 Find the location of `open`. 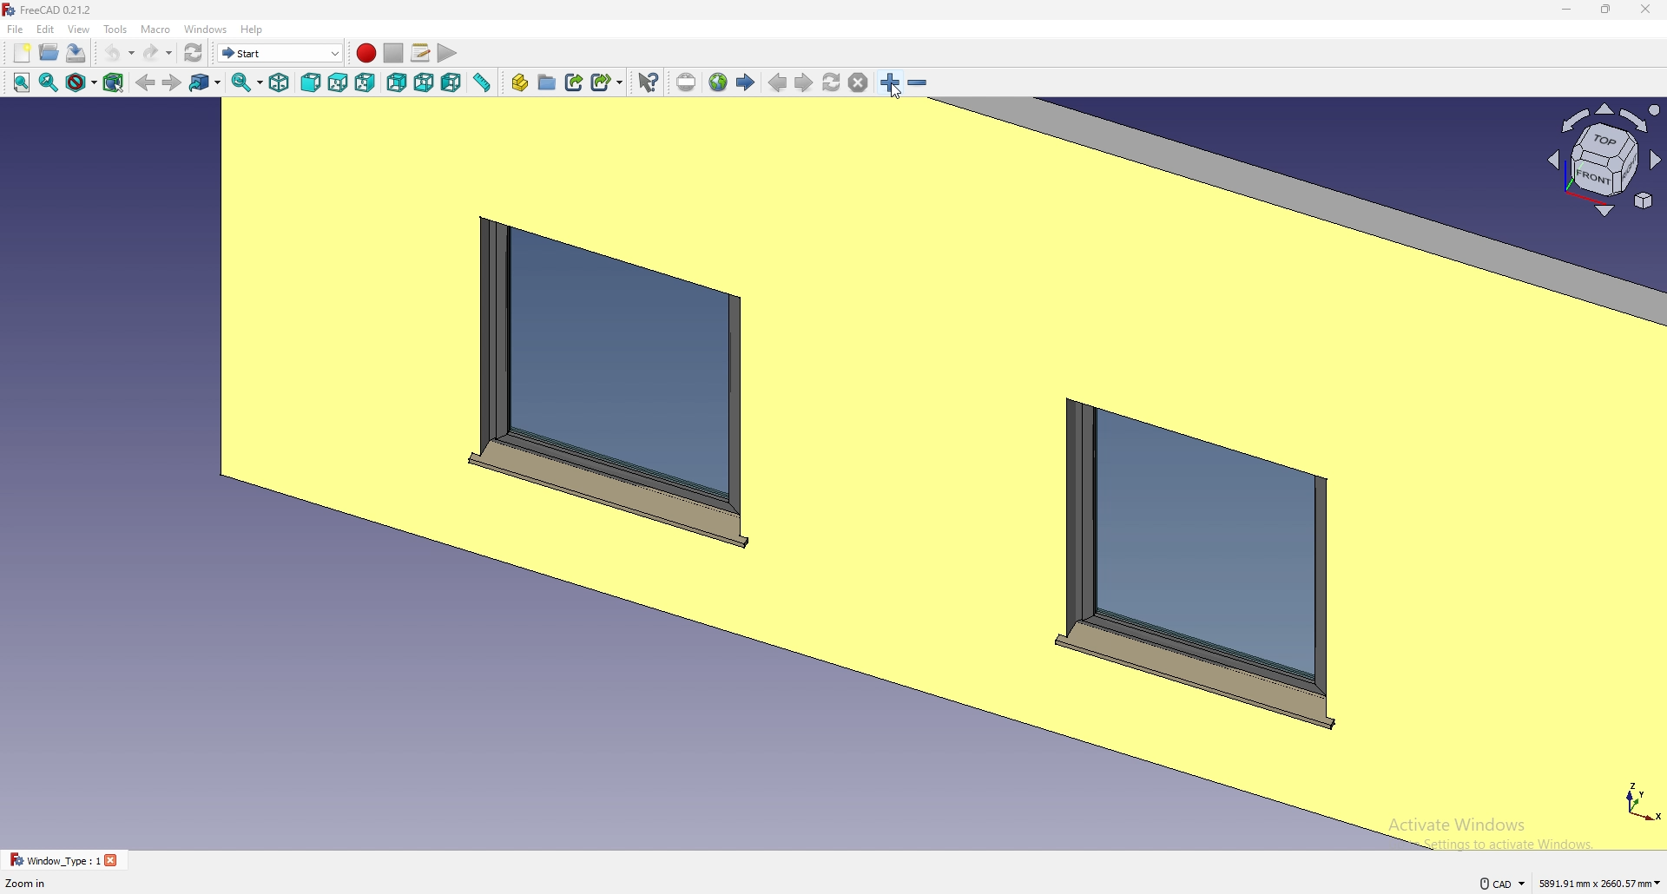

open is located at coordinates (49, 53).